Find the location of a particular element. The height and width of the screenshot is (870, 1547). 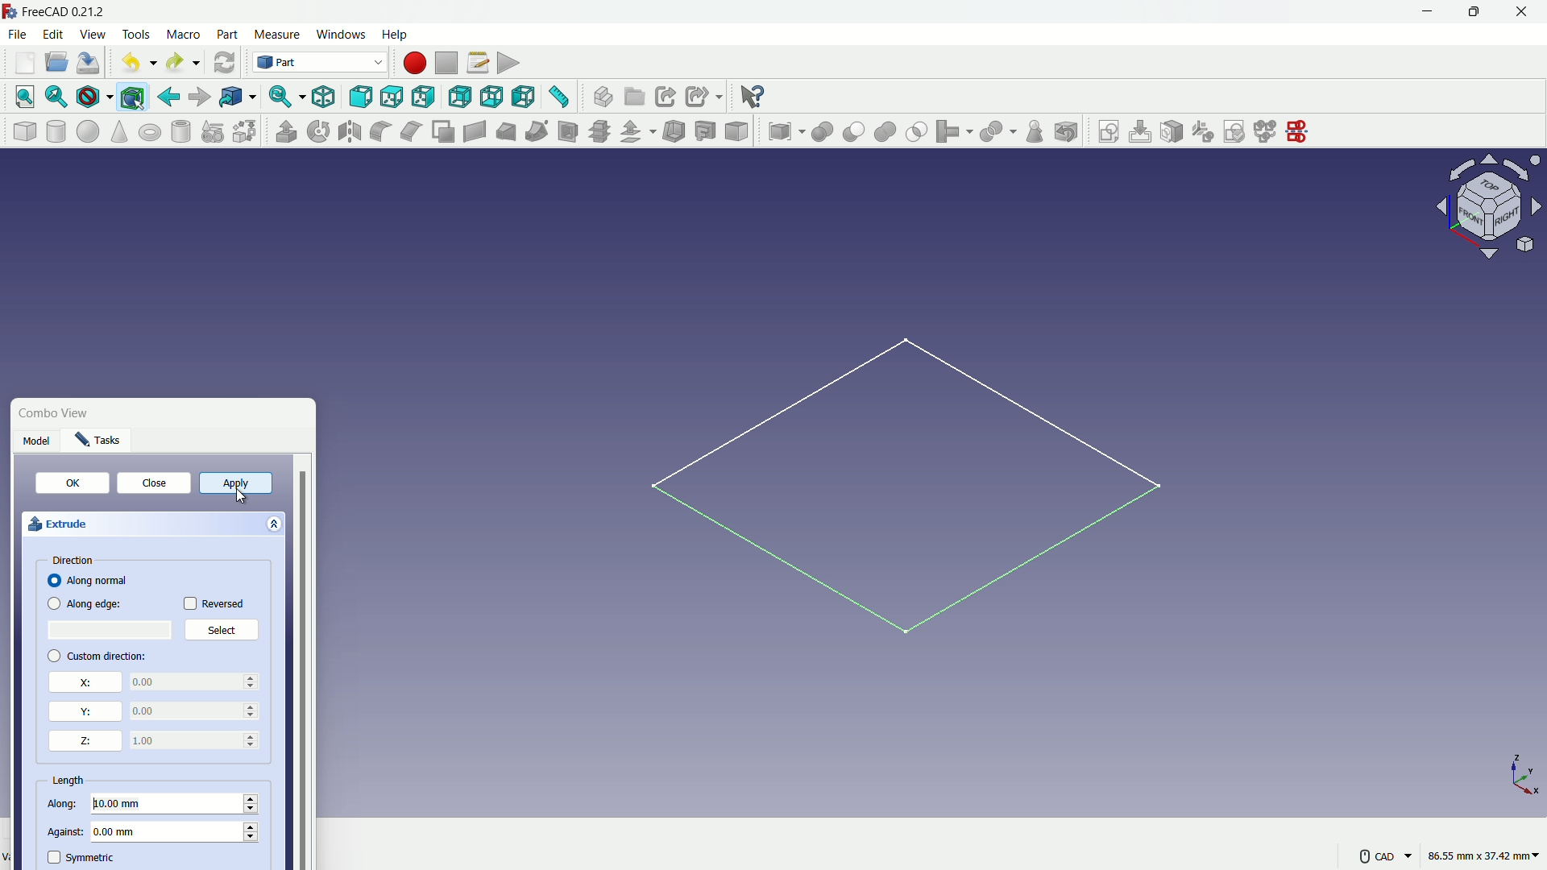

y direction is located at coordinates (83, 711).